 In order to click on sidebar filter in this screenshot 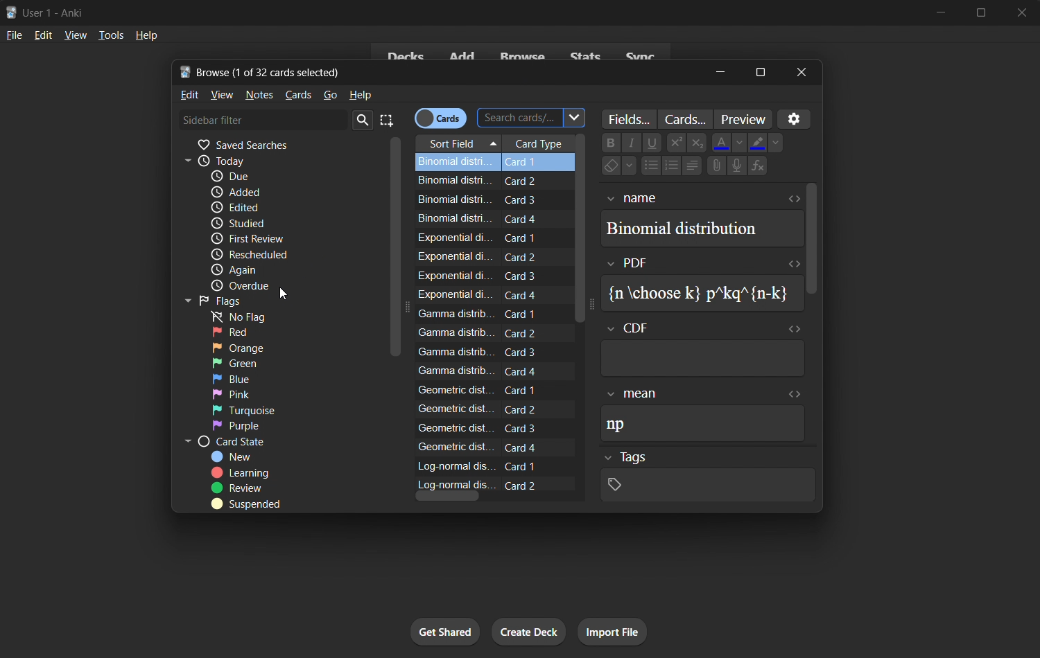, I will do `click(262, 121)`.